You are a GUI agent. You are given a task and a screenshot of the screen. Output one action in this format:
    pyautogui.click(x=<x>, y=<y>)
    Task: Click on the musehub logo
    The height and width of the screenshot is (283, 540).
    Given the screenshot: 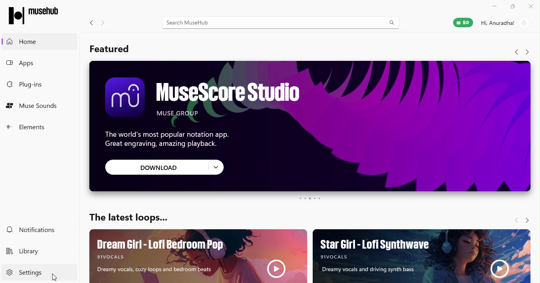 What is the action you would take?
    pyautogui.click(x=42, y=14)
    